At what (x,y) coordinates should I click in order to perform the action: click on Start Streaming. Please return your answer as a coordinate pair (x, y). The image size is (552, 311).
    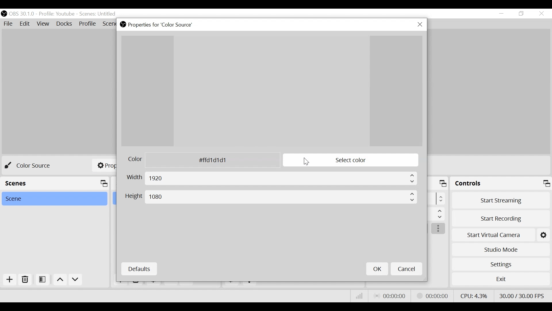
    Looking at the image, I should click on (501, 202).